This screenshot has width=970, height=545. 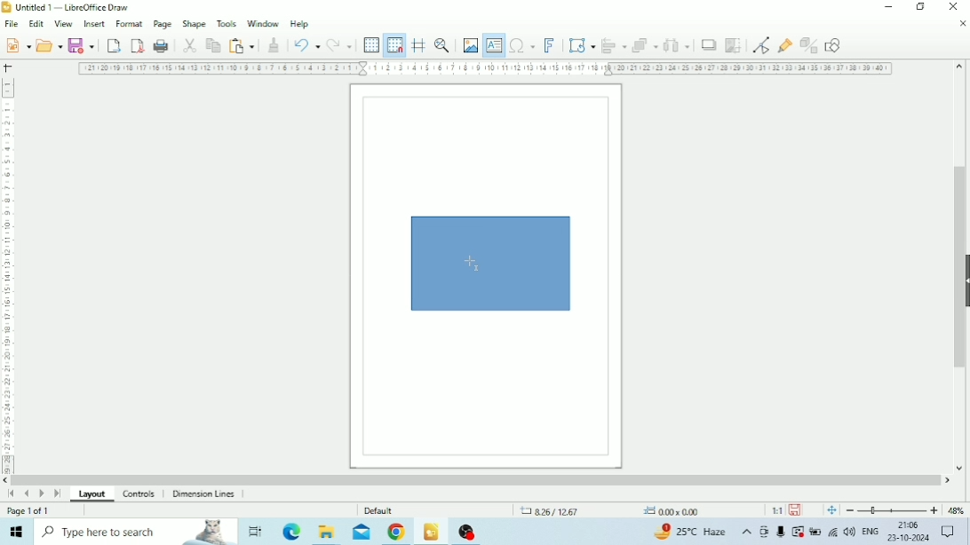 I want to click on Microsoft Edge, so click(x=290, y=533).